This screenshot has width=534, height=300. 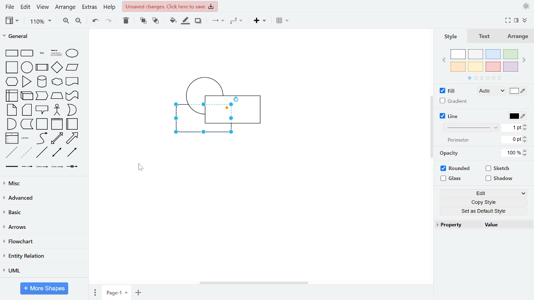 What do you see at coordinates (525, 150) in the screenshot?
I see `increase opacity` at bounding box center [525, 150].